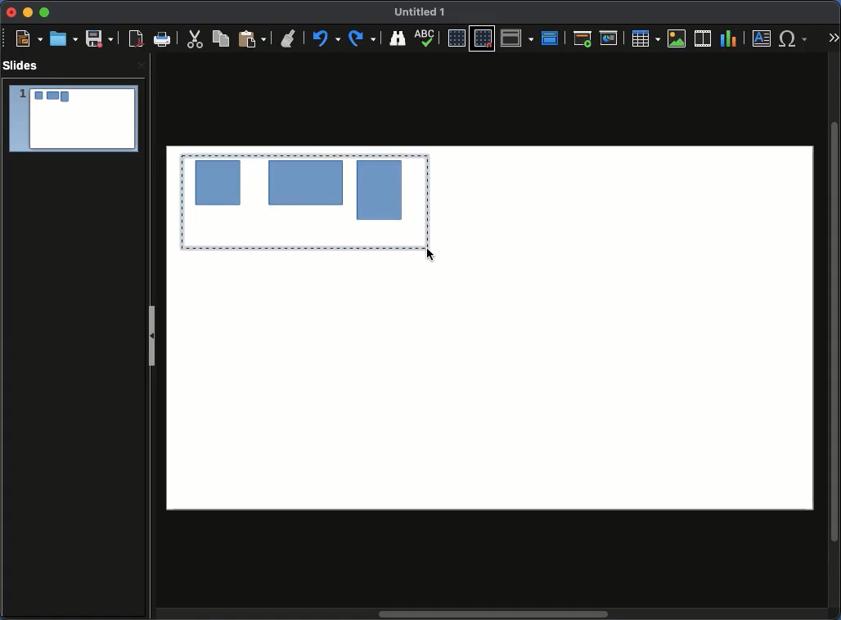  Describe the element at coordinates (73, 119) in the screenshot. I see `Slide` at that location.